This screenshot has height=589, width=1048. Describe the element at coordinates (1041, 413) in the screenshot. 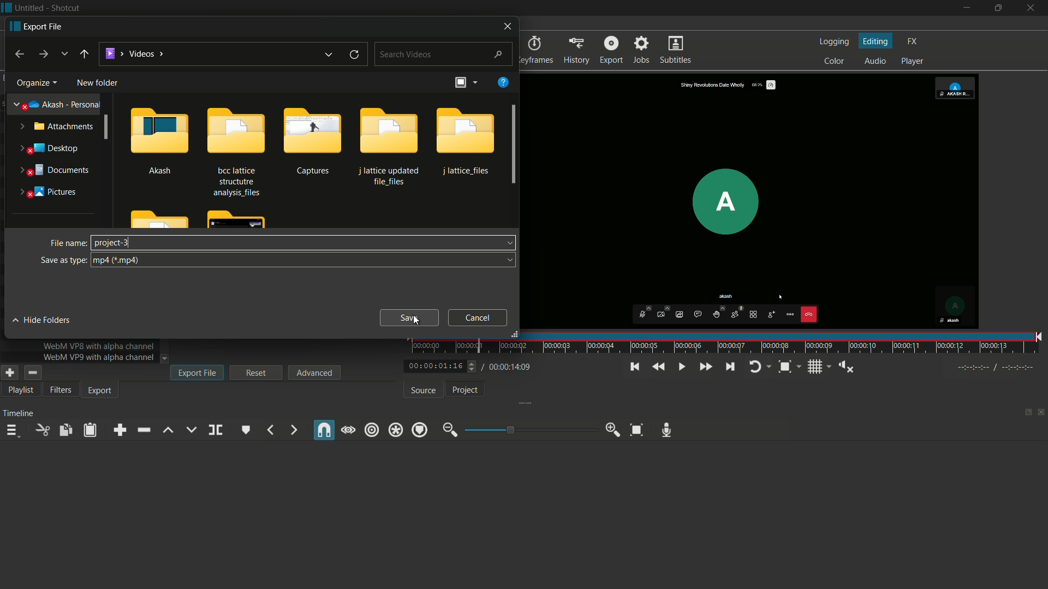

I see `close timeline` at that location.